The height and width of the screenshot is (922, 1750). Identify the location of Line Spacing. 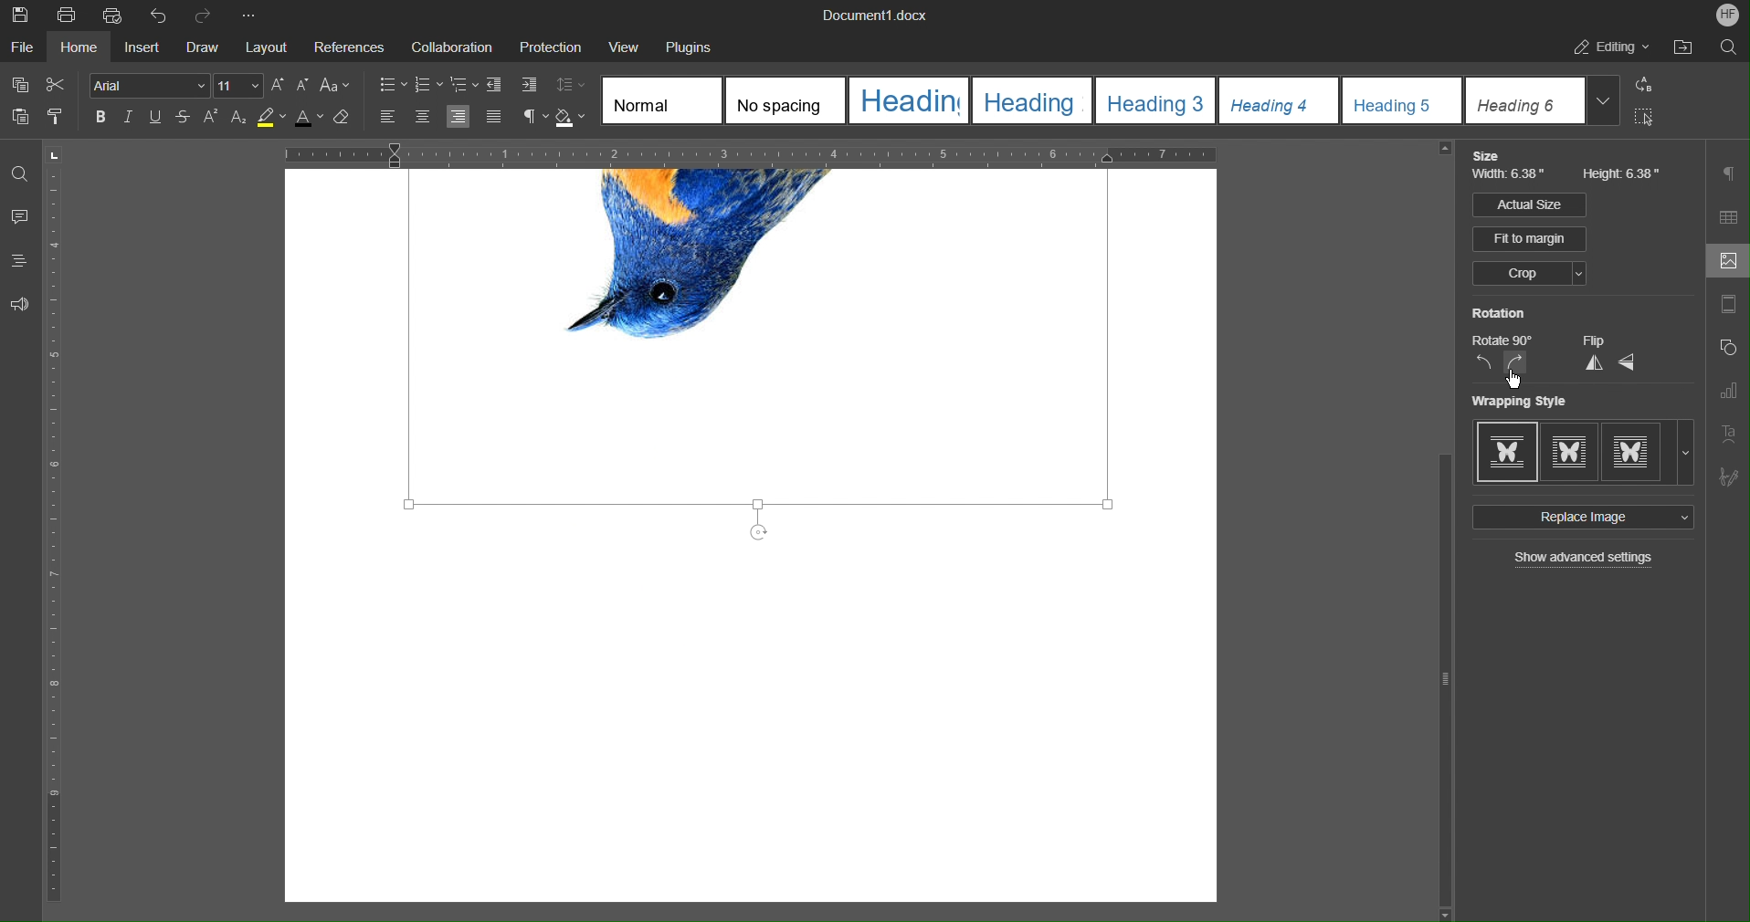
(570, 85).